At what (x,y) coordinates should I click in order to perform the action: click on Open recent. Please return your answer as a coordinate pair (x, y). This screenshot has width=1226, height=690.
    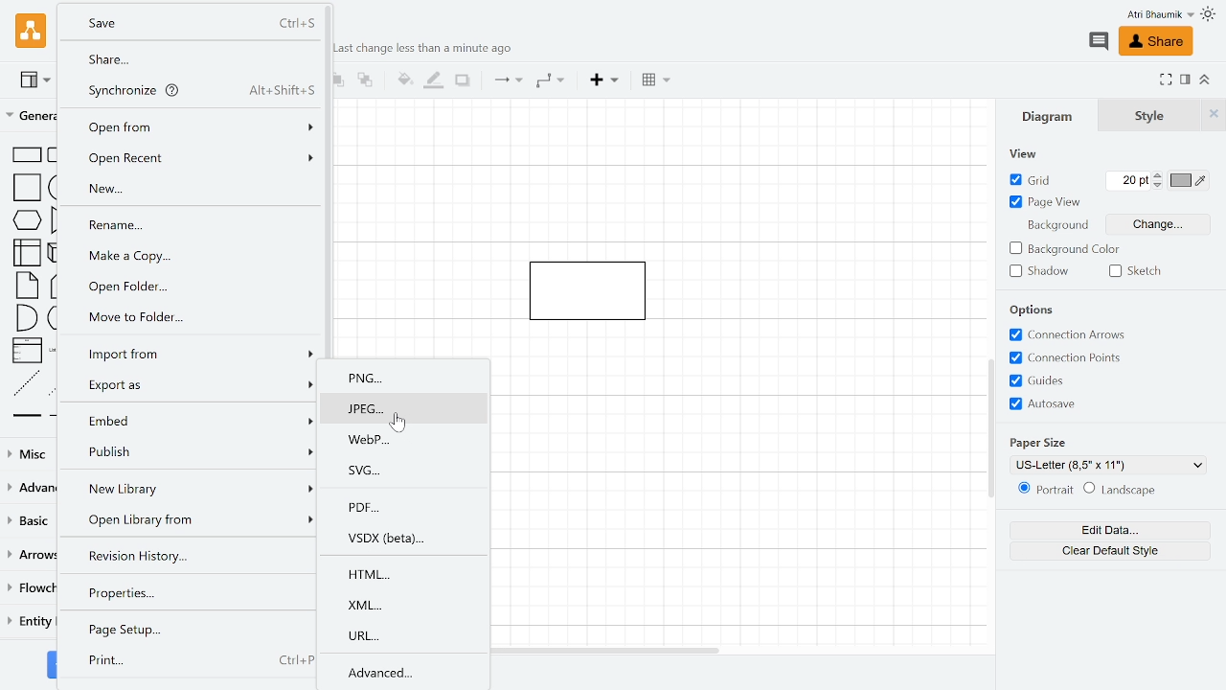
    Looking at the image, I should click on (192, 159).